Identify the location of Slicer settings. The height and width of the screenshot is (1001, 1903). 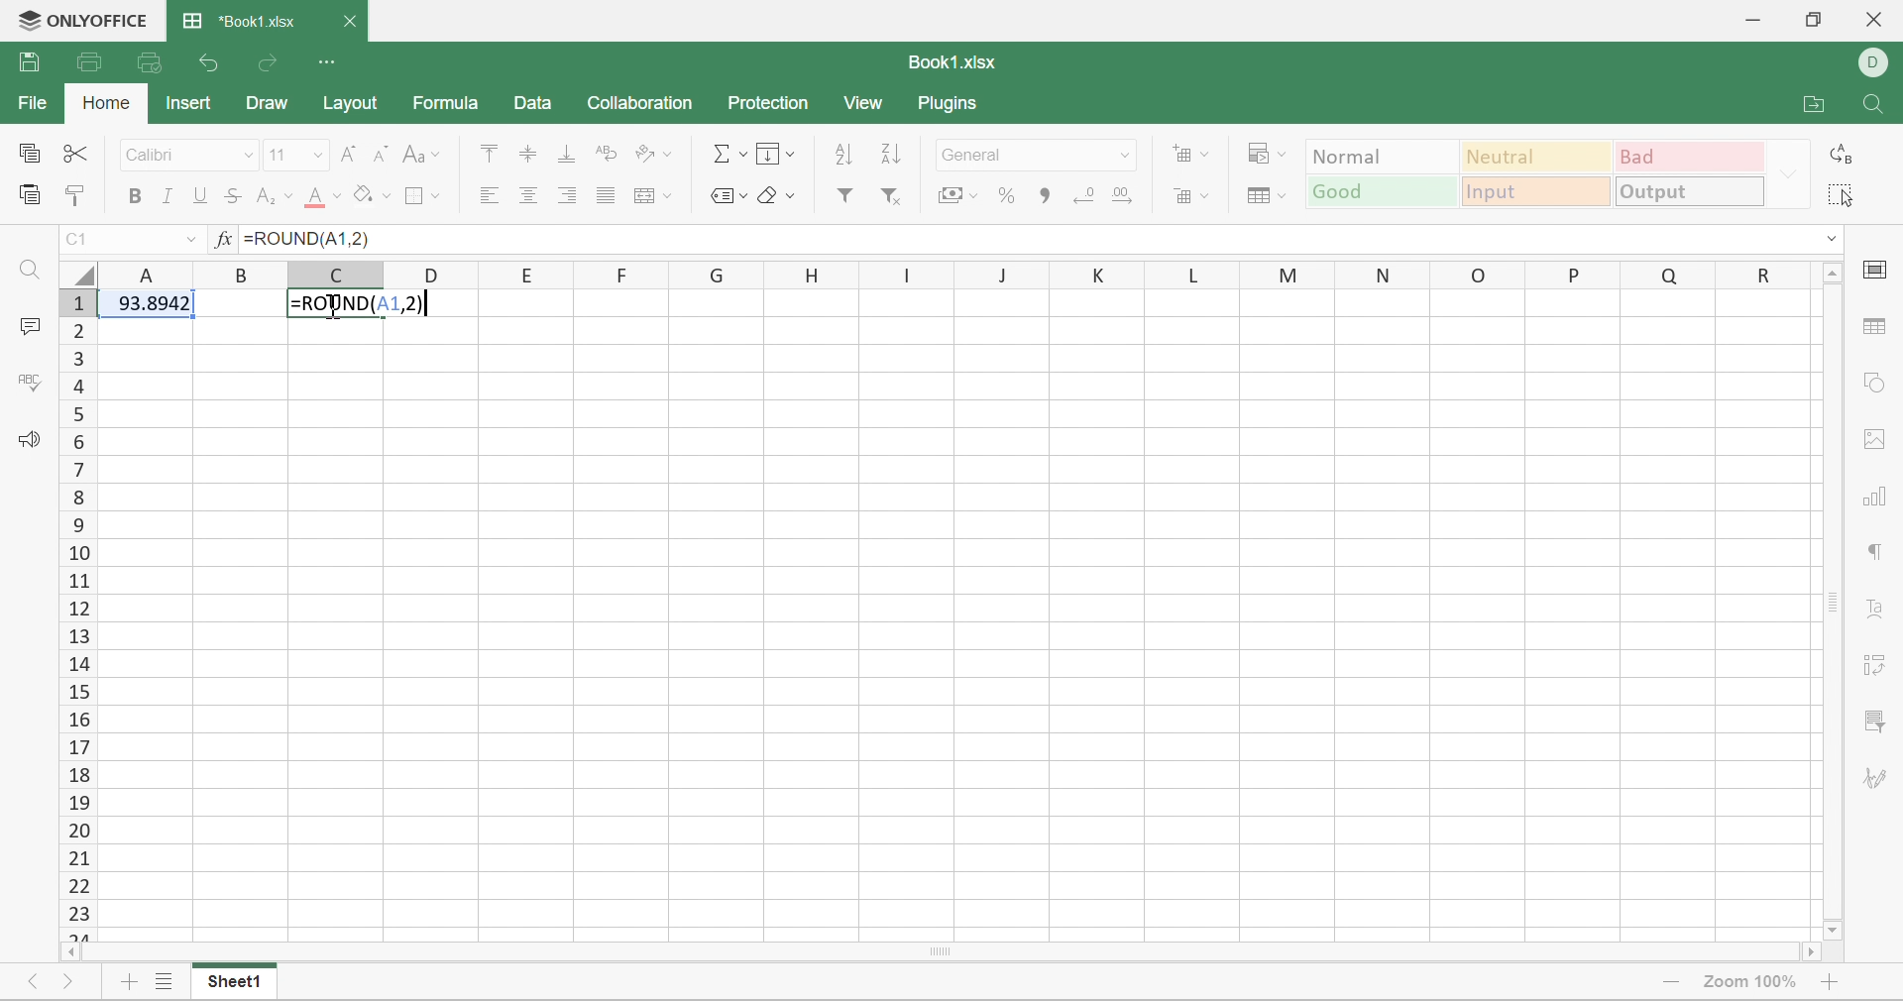
(1873, 720).